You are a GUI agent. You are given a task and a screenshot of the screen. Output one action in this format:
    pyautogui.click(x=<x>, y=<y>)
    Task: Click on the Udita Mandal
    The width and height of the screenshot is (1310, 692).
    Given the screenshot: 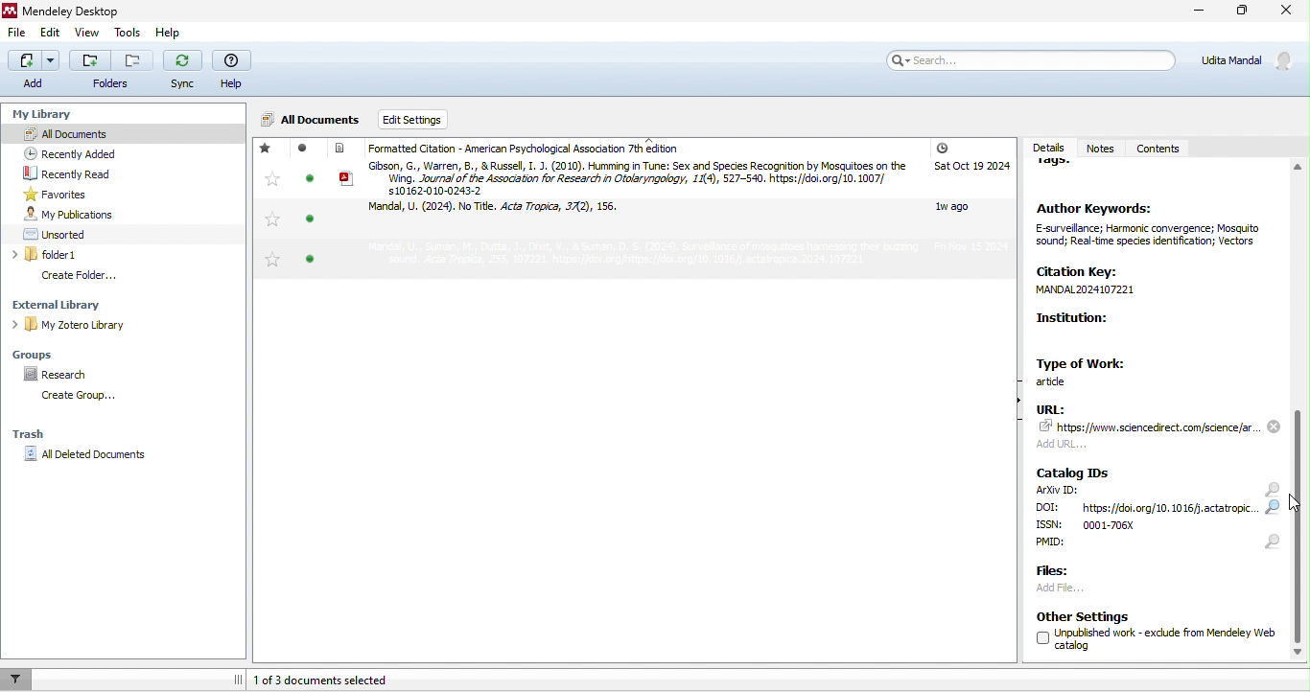 What is the action you would take?
    pyautogui.click(x=1252, y=60)
    